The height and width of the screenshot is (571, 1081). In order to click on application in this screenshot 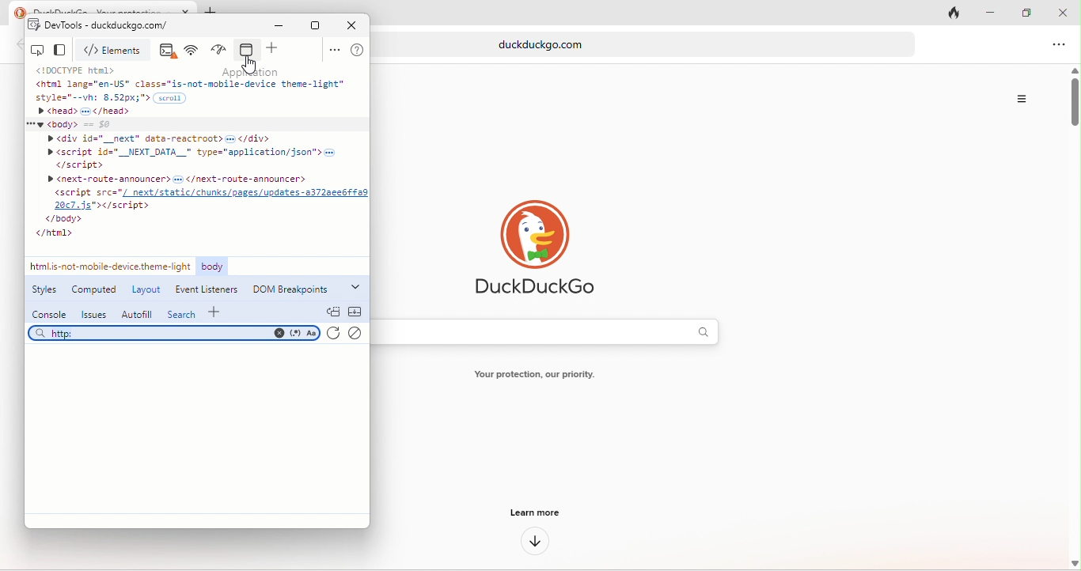, I will do `click(250, 51)`.